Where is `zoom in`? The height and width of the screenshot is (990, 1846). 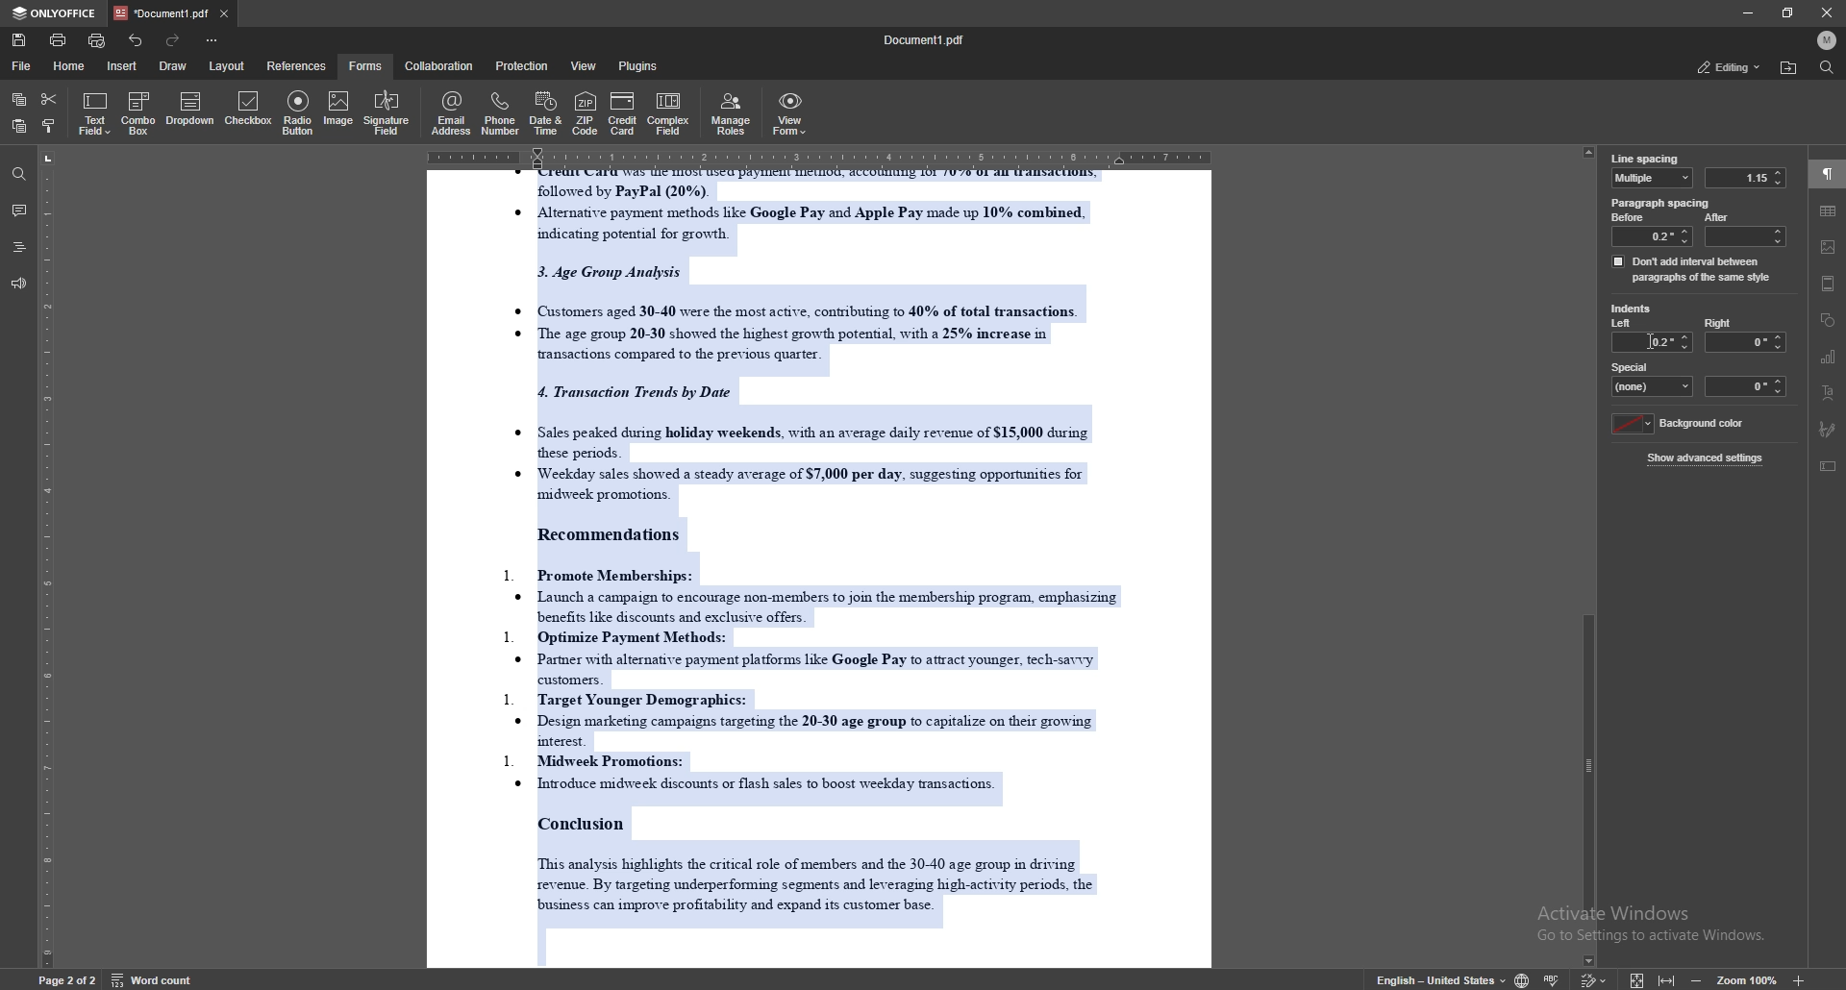 zoom in is located at coordinates (1797, 980).